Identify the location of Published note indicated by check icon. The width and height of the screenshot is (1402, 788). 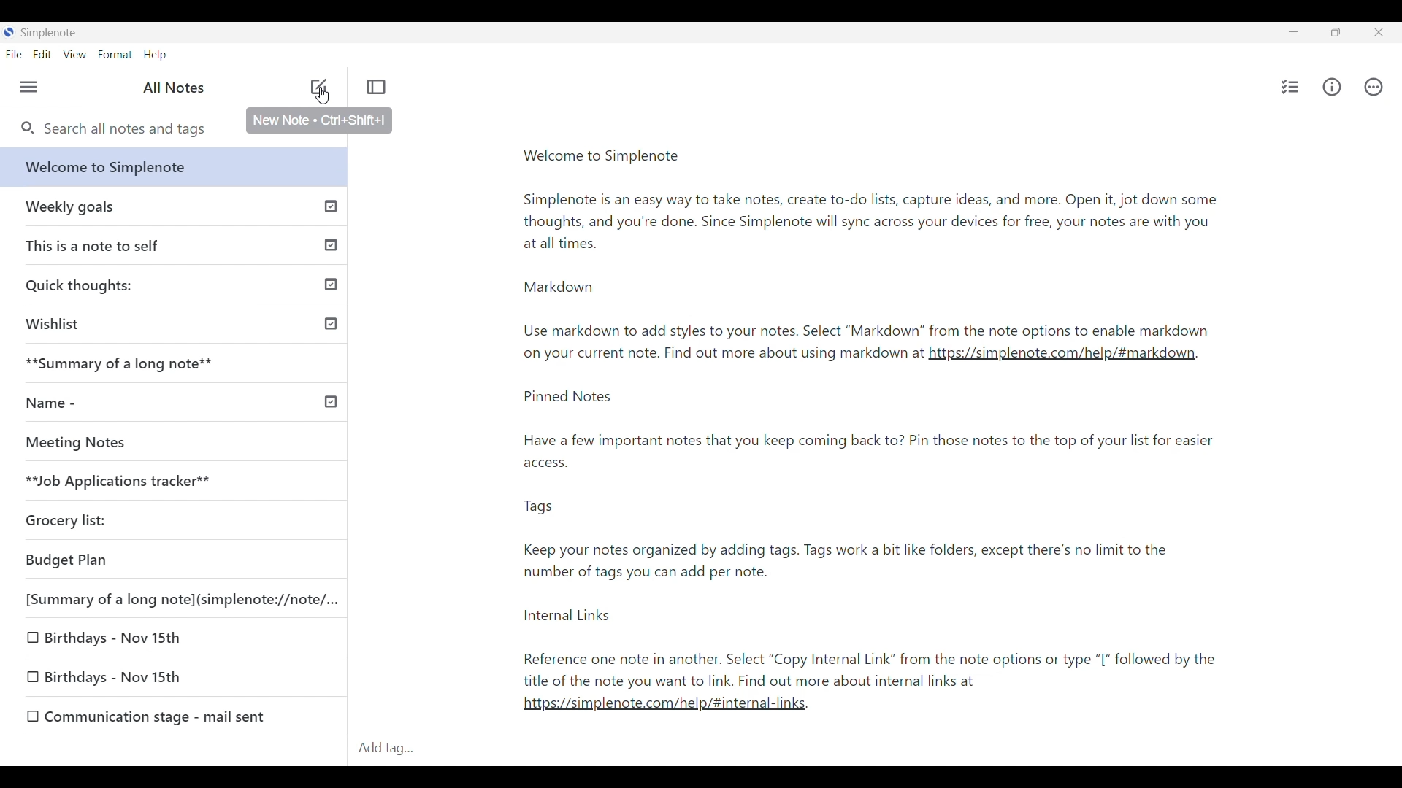
(181, 244).